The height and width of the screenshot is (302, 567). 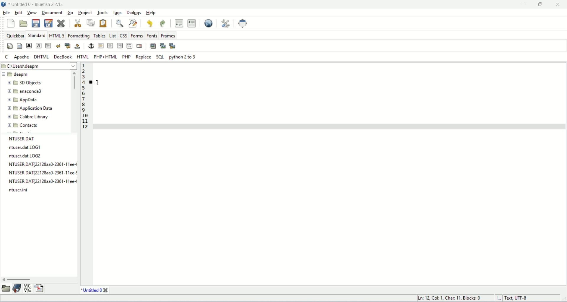 I want to click on python 2 to 3, so click(x=183, y=56).